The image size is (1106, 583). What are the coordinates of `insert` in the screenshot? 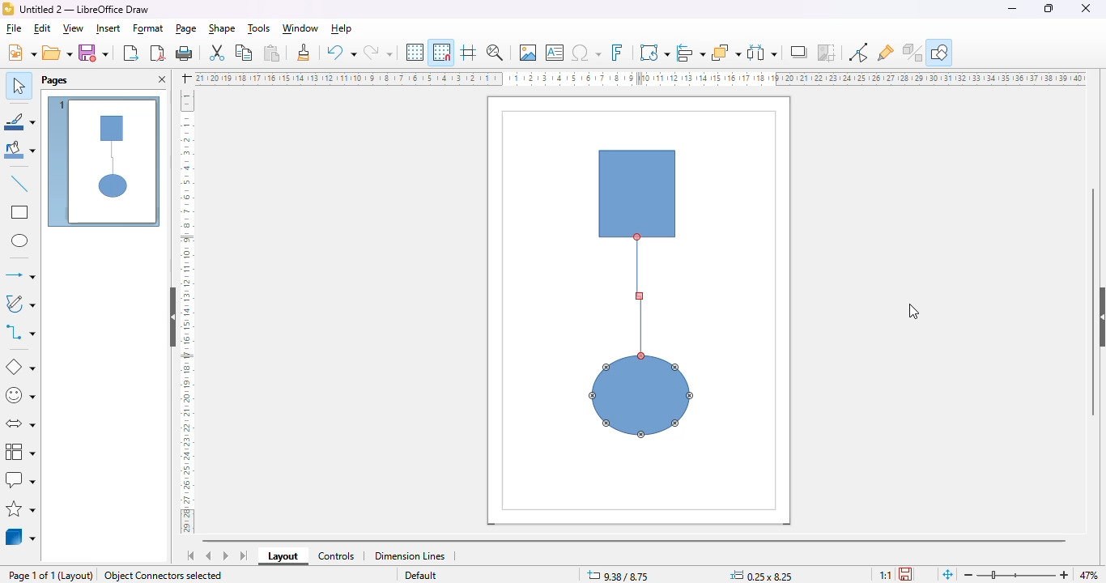 It's located at (108, 28).